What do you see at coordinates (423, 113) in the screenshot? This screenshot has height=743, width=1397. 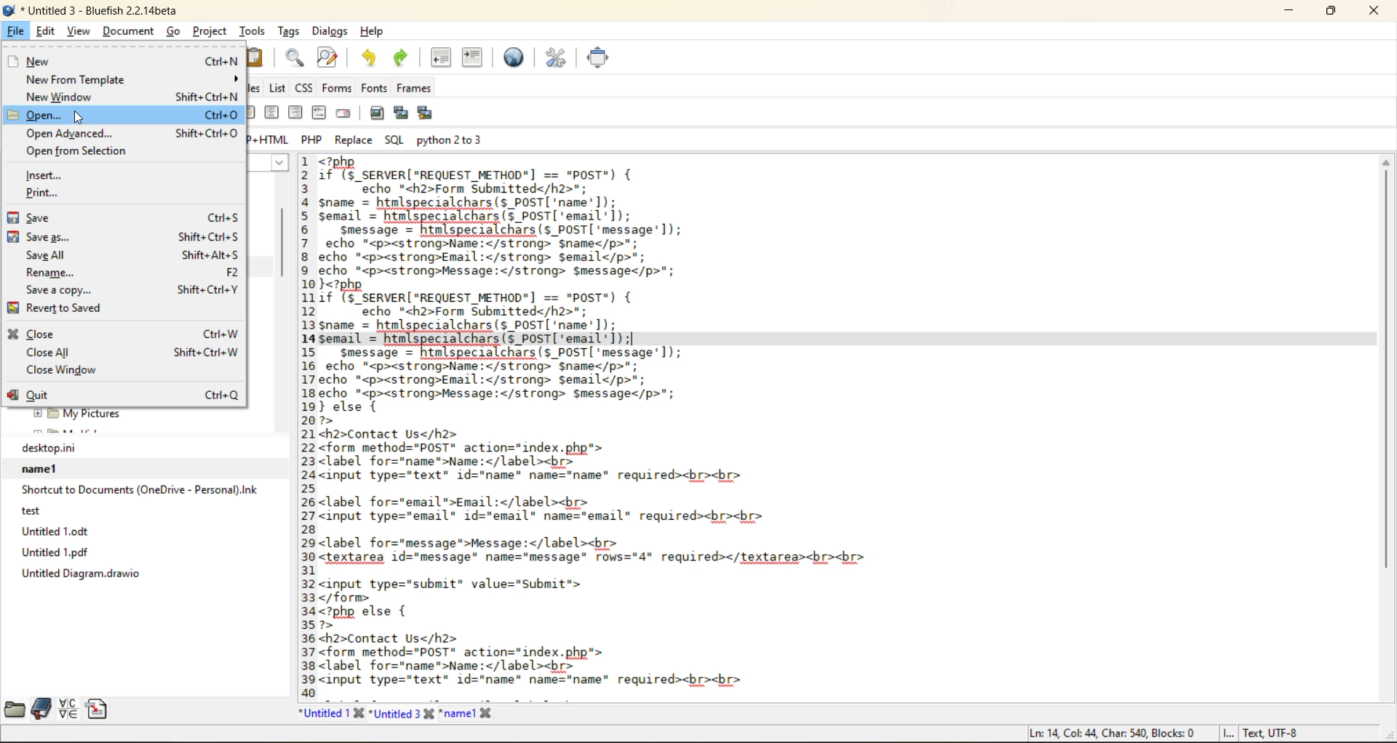 I see `multi thumbnail` at bounding box center [423, 113].